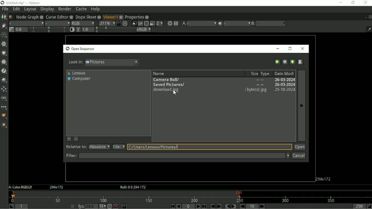  I want to click on Layer, so click(26, 23).